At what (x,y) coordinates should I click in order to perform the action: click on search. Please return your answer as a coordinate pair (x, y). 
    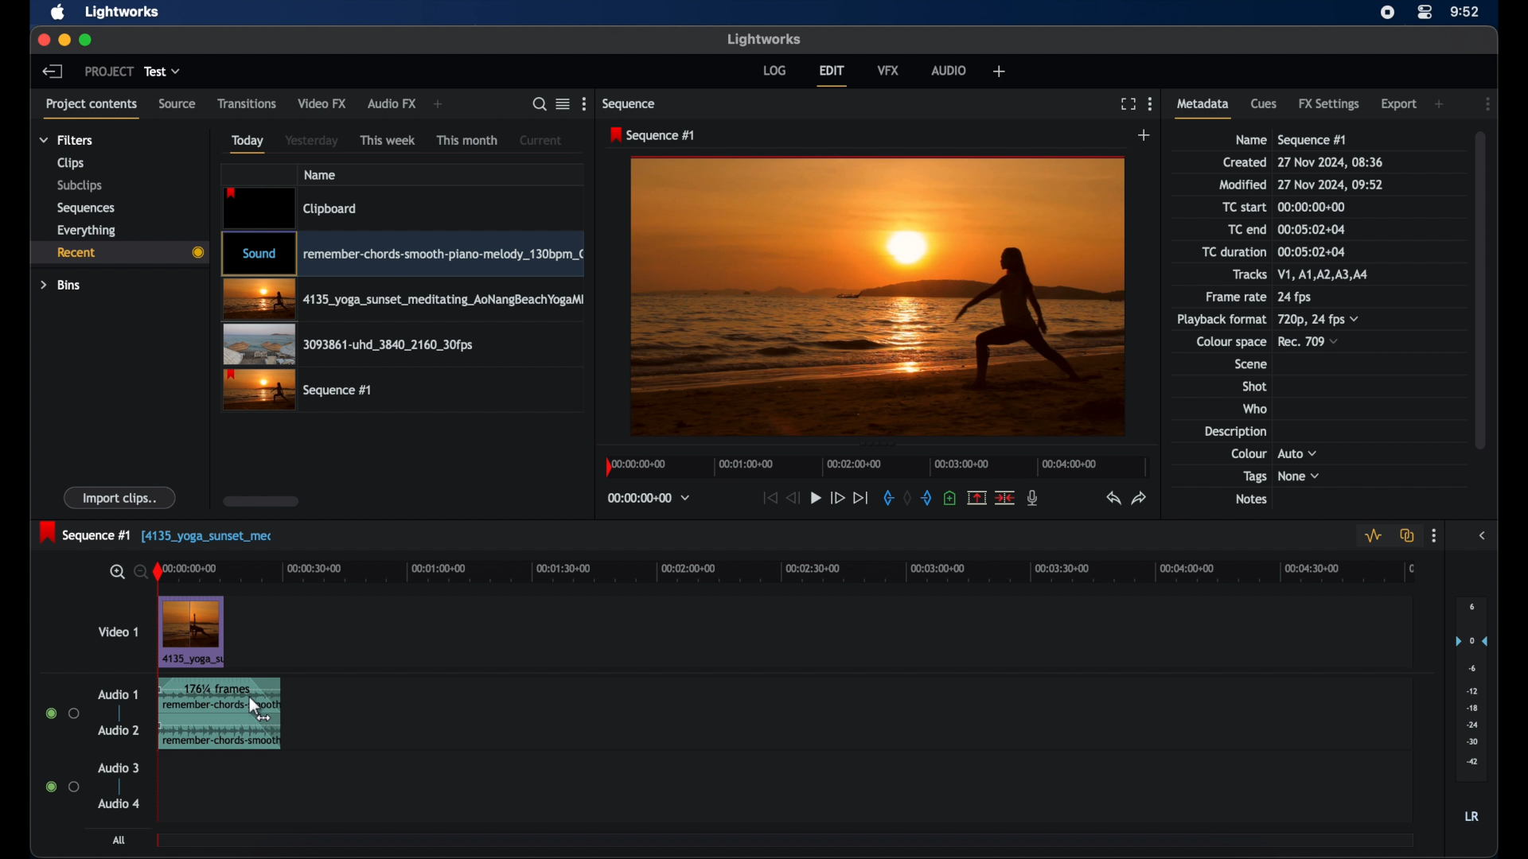
    Looking at the image, I should click on (539, 104).